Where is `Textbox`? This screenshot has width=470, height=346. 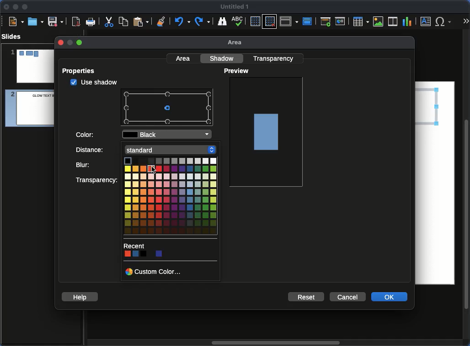
Textbox is located at coordinates (426, 21).